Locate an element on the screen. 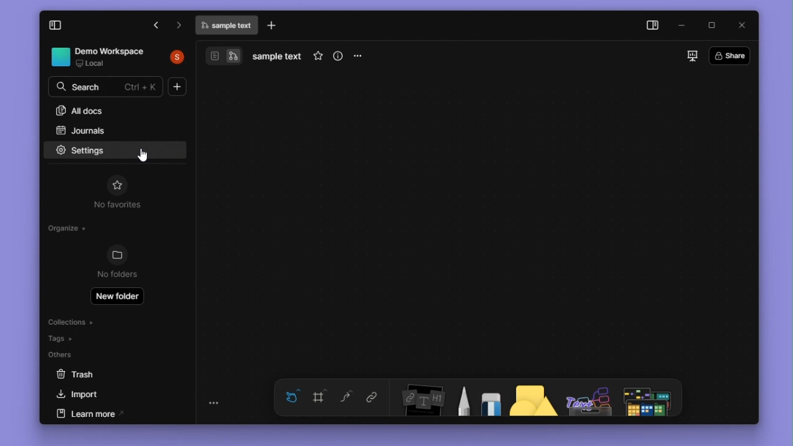 This screenshot has height=446, width=793. Note is located at coordinates (419, 396).